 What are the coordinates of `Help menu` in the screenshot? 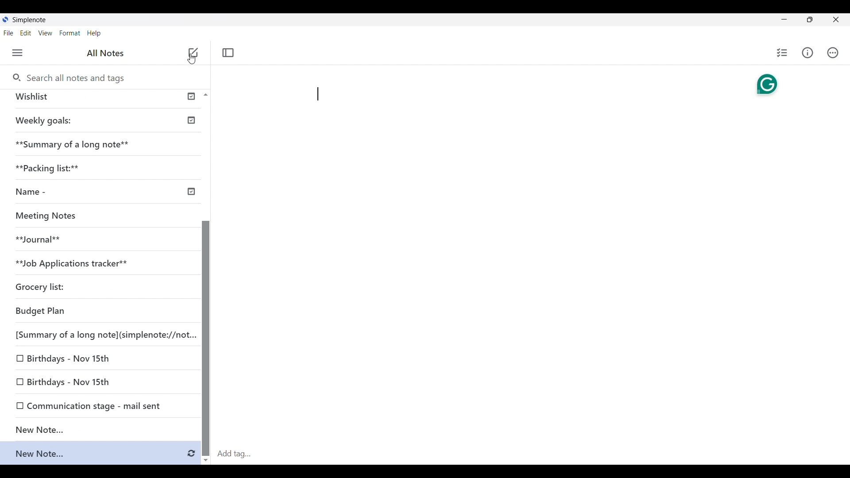 It's located at (94, 33).